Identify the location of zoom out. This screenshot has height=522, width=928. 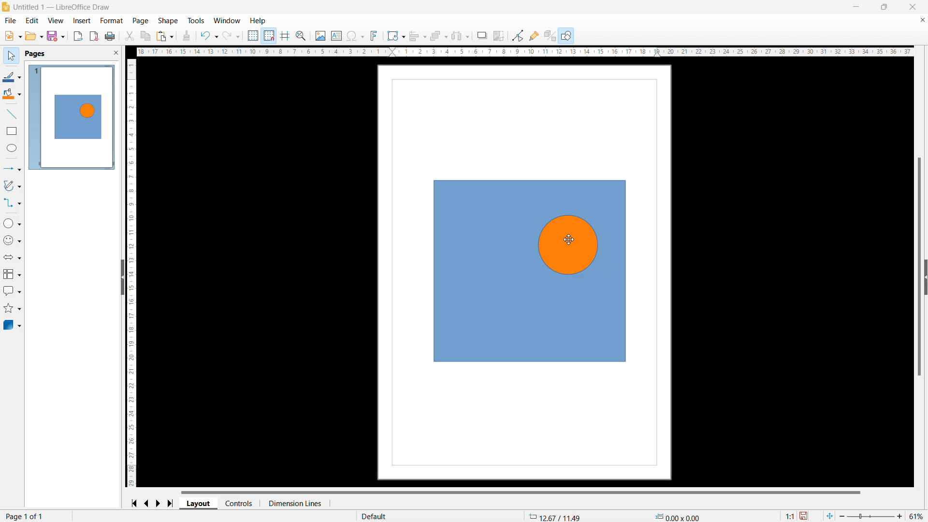
(842, 516).